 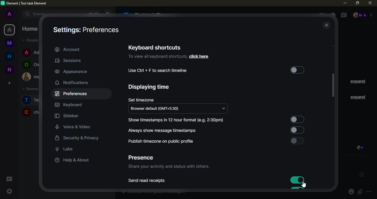 I want to click on browser default, so click(x=157, y=109).